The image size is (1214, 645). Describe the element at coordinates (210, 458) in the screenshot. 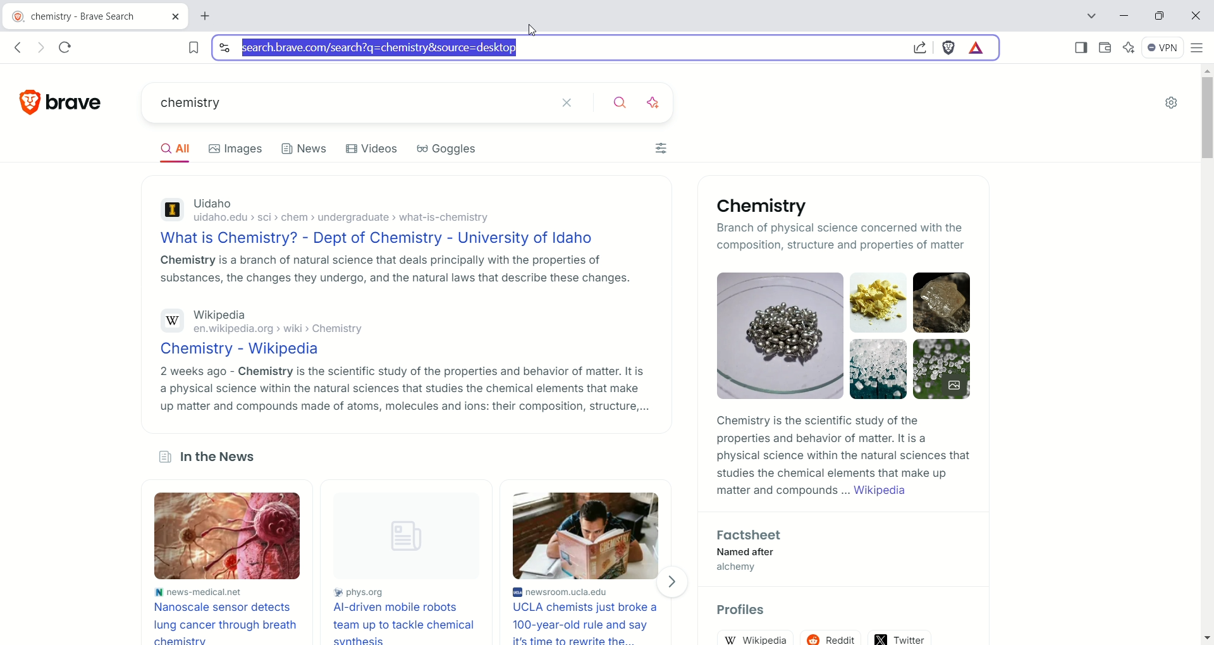

I see `In the News` at that location.